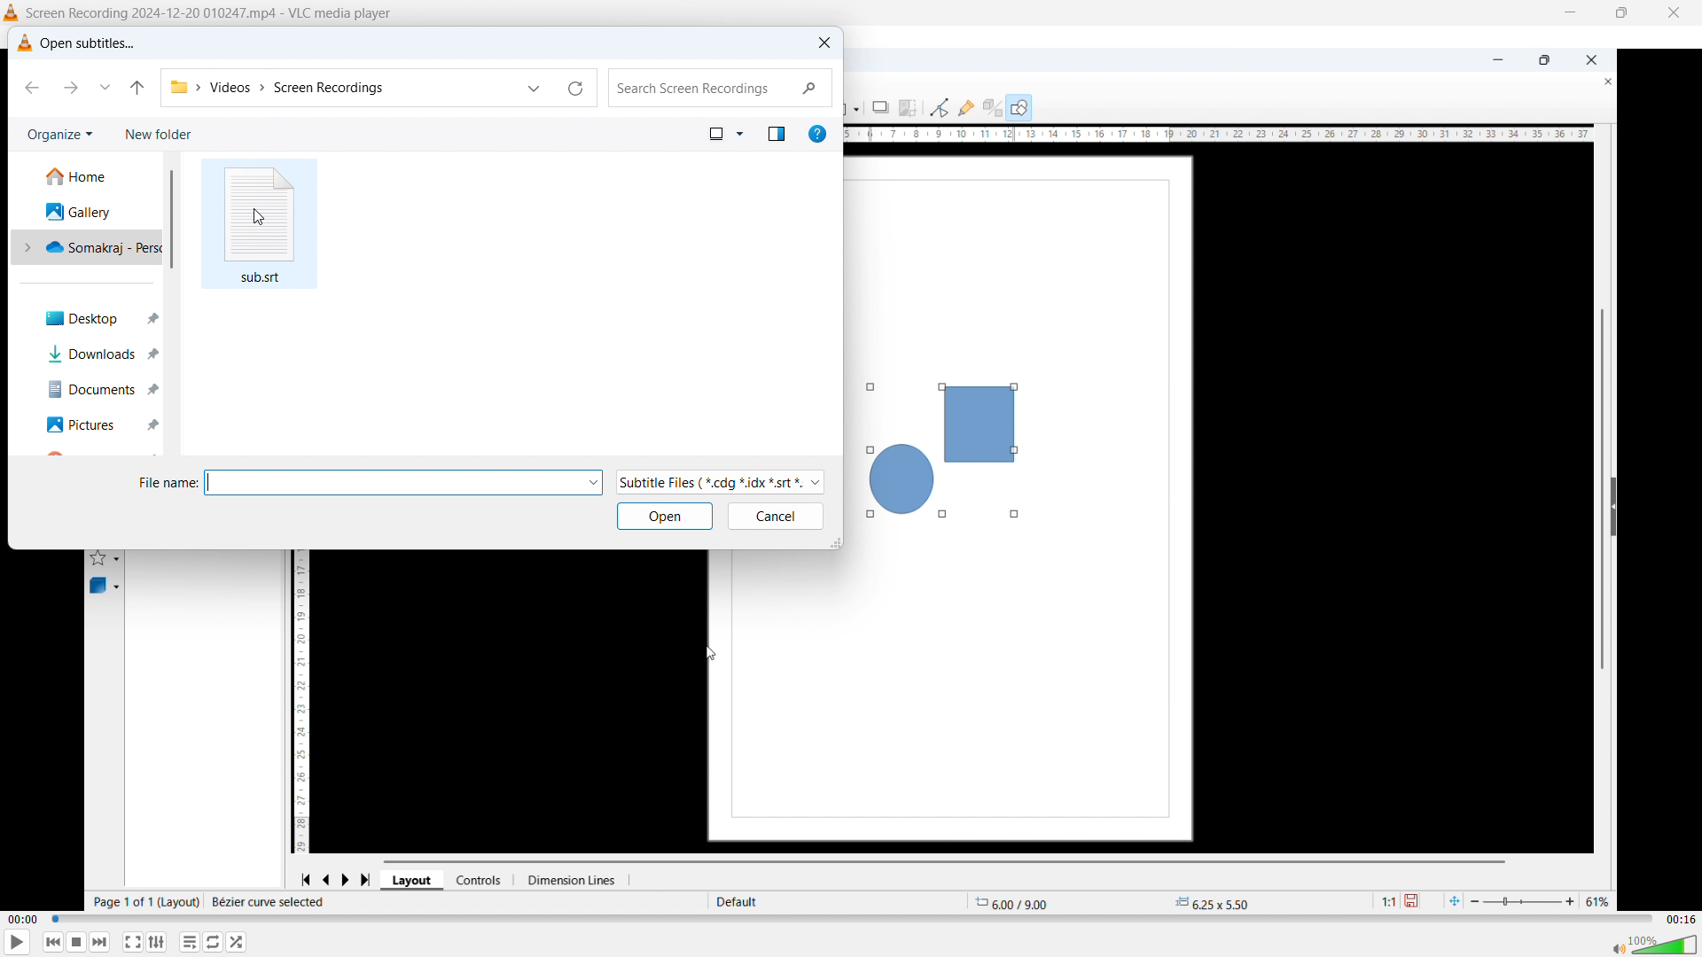 The width and height of the screenshot is (1702, 957). Describe the element at coordinates (1591, 58) in the screenshot. I see `close` at that location.